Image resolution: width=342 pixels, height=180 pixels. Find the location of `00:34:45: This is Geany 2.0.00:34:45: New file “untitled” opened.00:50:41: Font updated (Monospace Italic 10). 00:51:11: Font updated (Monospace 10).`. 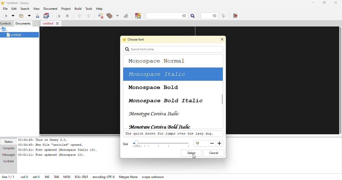

00:34:45: This is Geany 2.0.00:34:45: New file “untitled” opened.00:50:41: Font updated (Monospace Italic 10). 00:51:11: Font updated (Monospace 10). is located at coordinates (57, 147).